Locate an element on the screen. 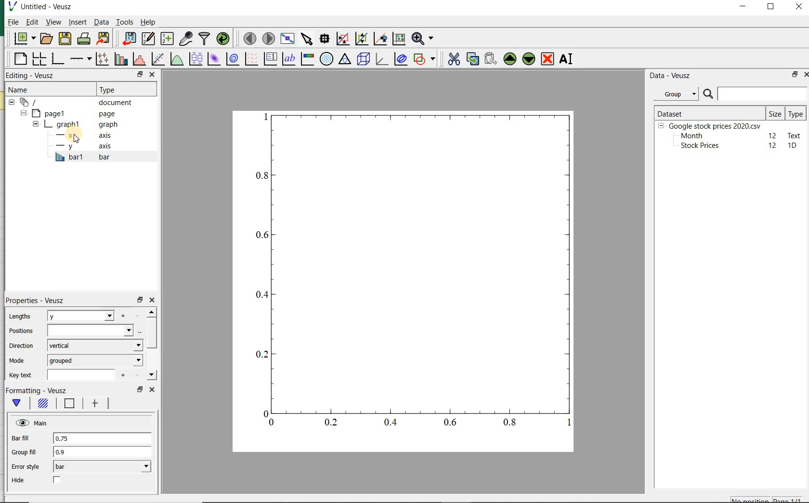  histogram of a dataset is located at coordinates (138, 60).